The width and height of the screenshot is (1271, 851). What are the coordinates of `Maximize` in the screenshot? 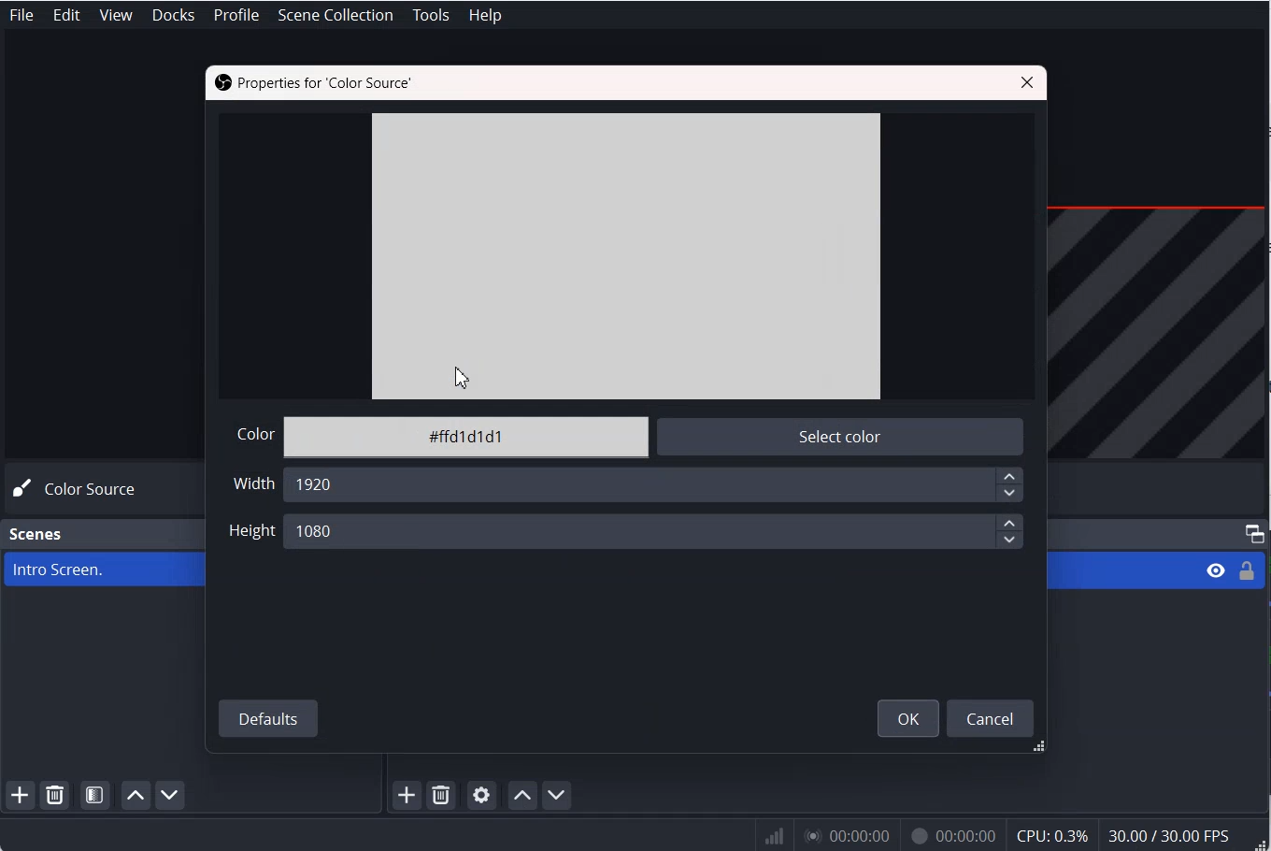 It's located at (1254, 533).